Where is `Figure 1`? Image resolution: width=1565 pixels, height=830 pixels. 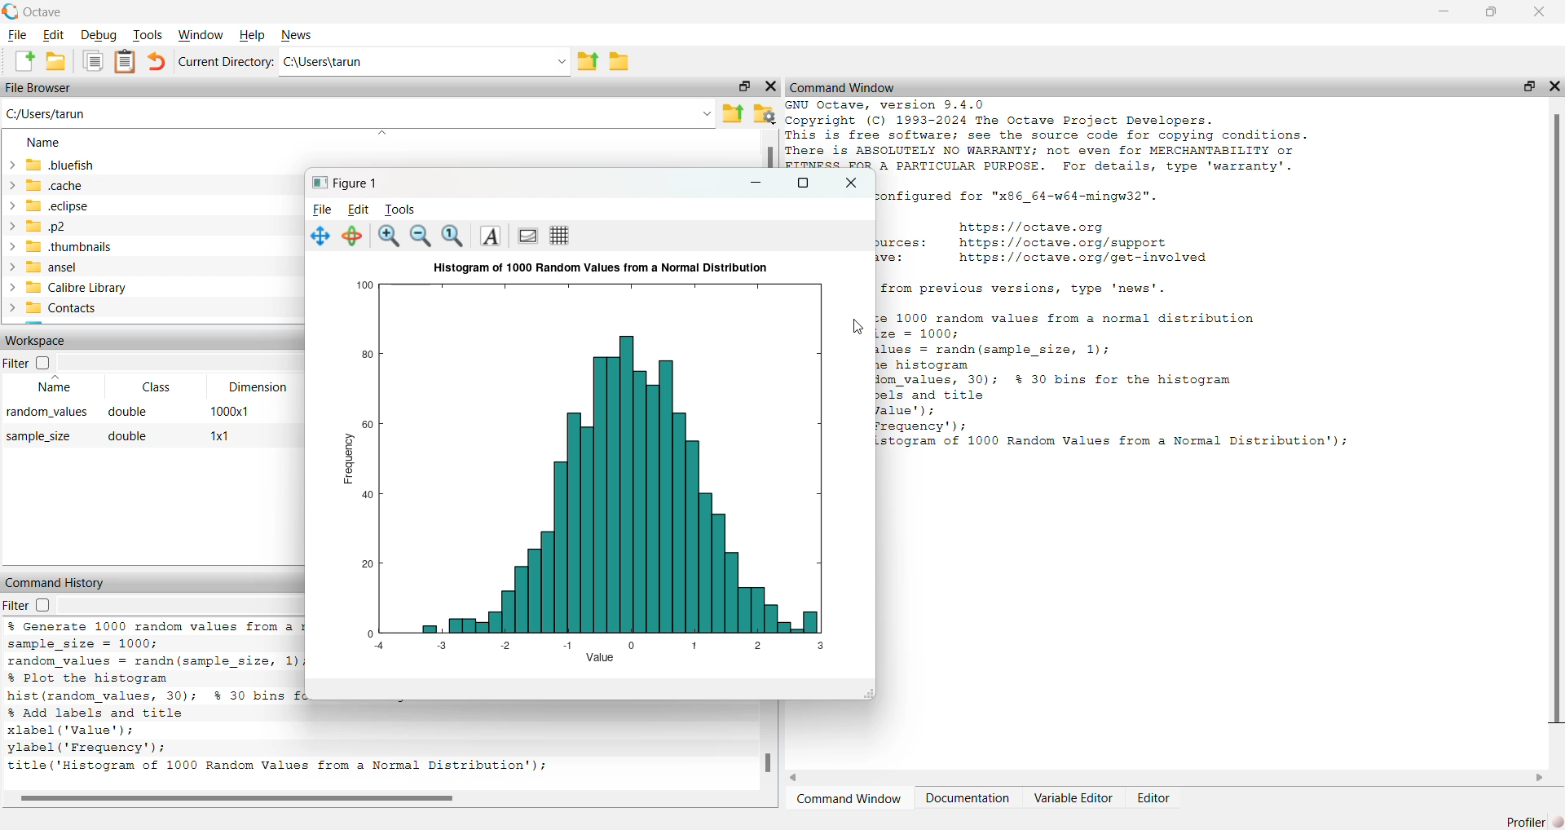
Figure 1 is located at coordinates (342, 182).